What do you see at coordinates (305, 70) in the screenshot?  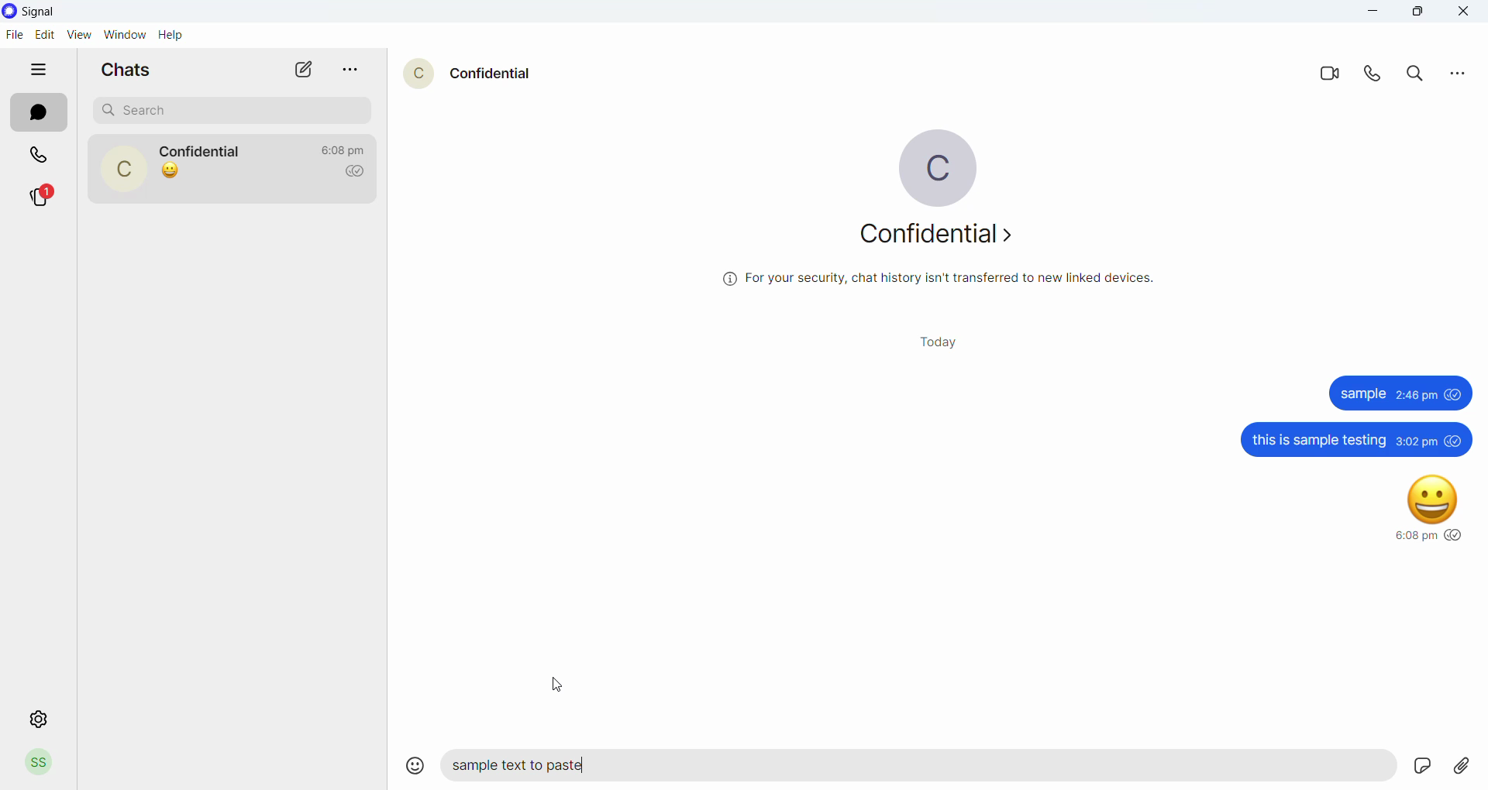 I see `new chat` at bounding box center [305, 70].